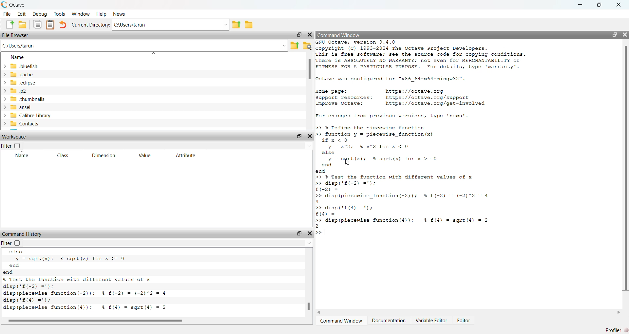 This screenshot has height=334, width=629. Describe the element at coordinates (105, 155) in the screenshot. I see `Dimension` at that location.